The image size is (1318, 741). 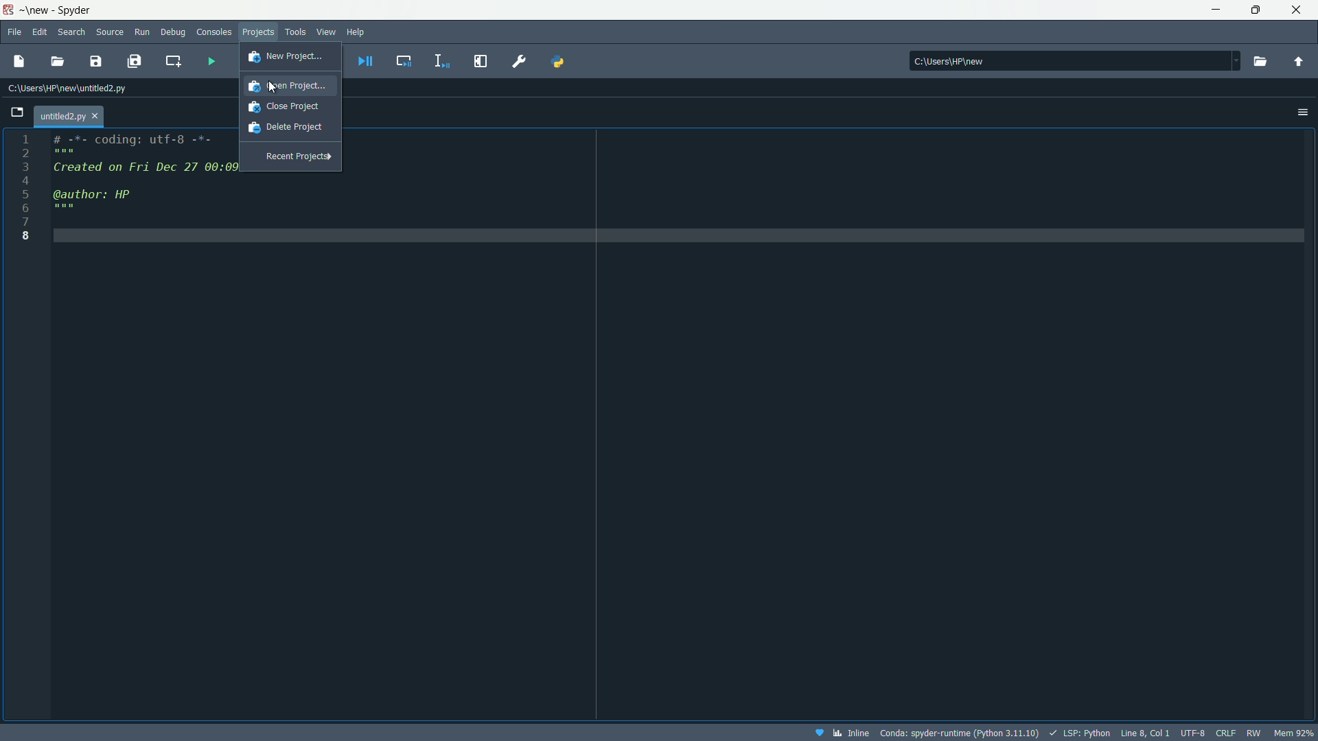 What do you see at coordinates (294, 32) in the screenshot?
I see `Tools` at bounding box center [294, 32].